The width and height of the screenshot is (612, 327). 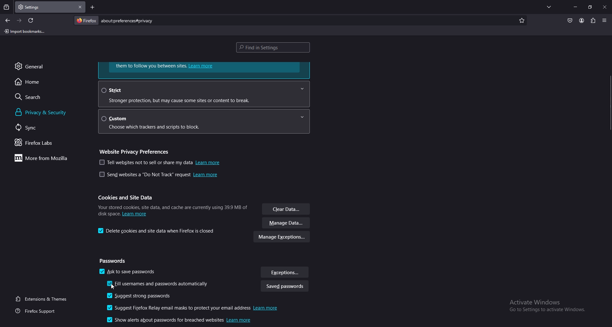 I want to click on scroll bar, so click(x=608, y=102).